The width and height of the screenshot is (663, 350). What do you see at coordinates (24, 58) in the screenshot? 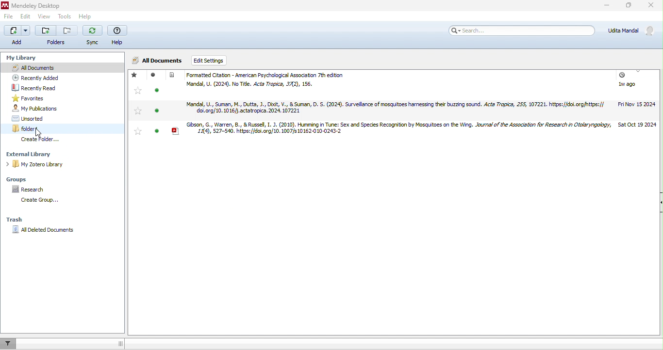
I see `my library` at bounding box center [24, 58].